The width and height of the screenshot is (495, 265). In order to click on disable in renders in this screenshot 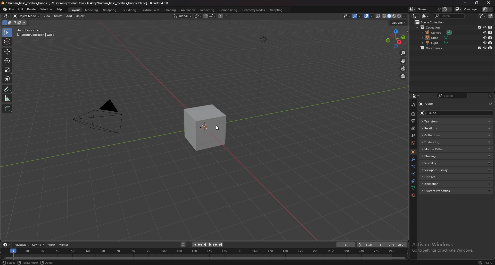, I will do `click(490, 48)`.